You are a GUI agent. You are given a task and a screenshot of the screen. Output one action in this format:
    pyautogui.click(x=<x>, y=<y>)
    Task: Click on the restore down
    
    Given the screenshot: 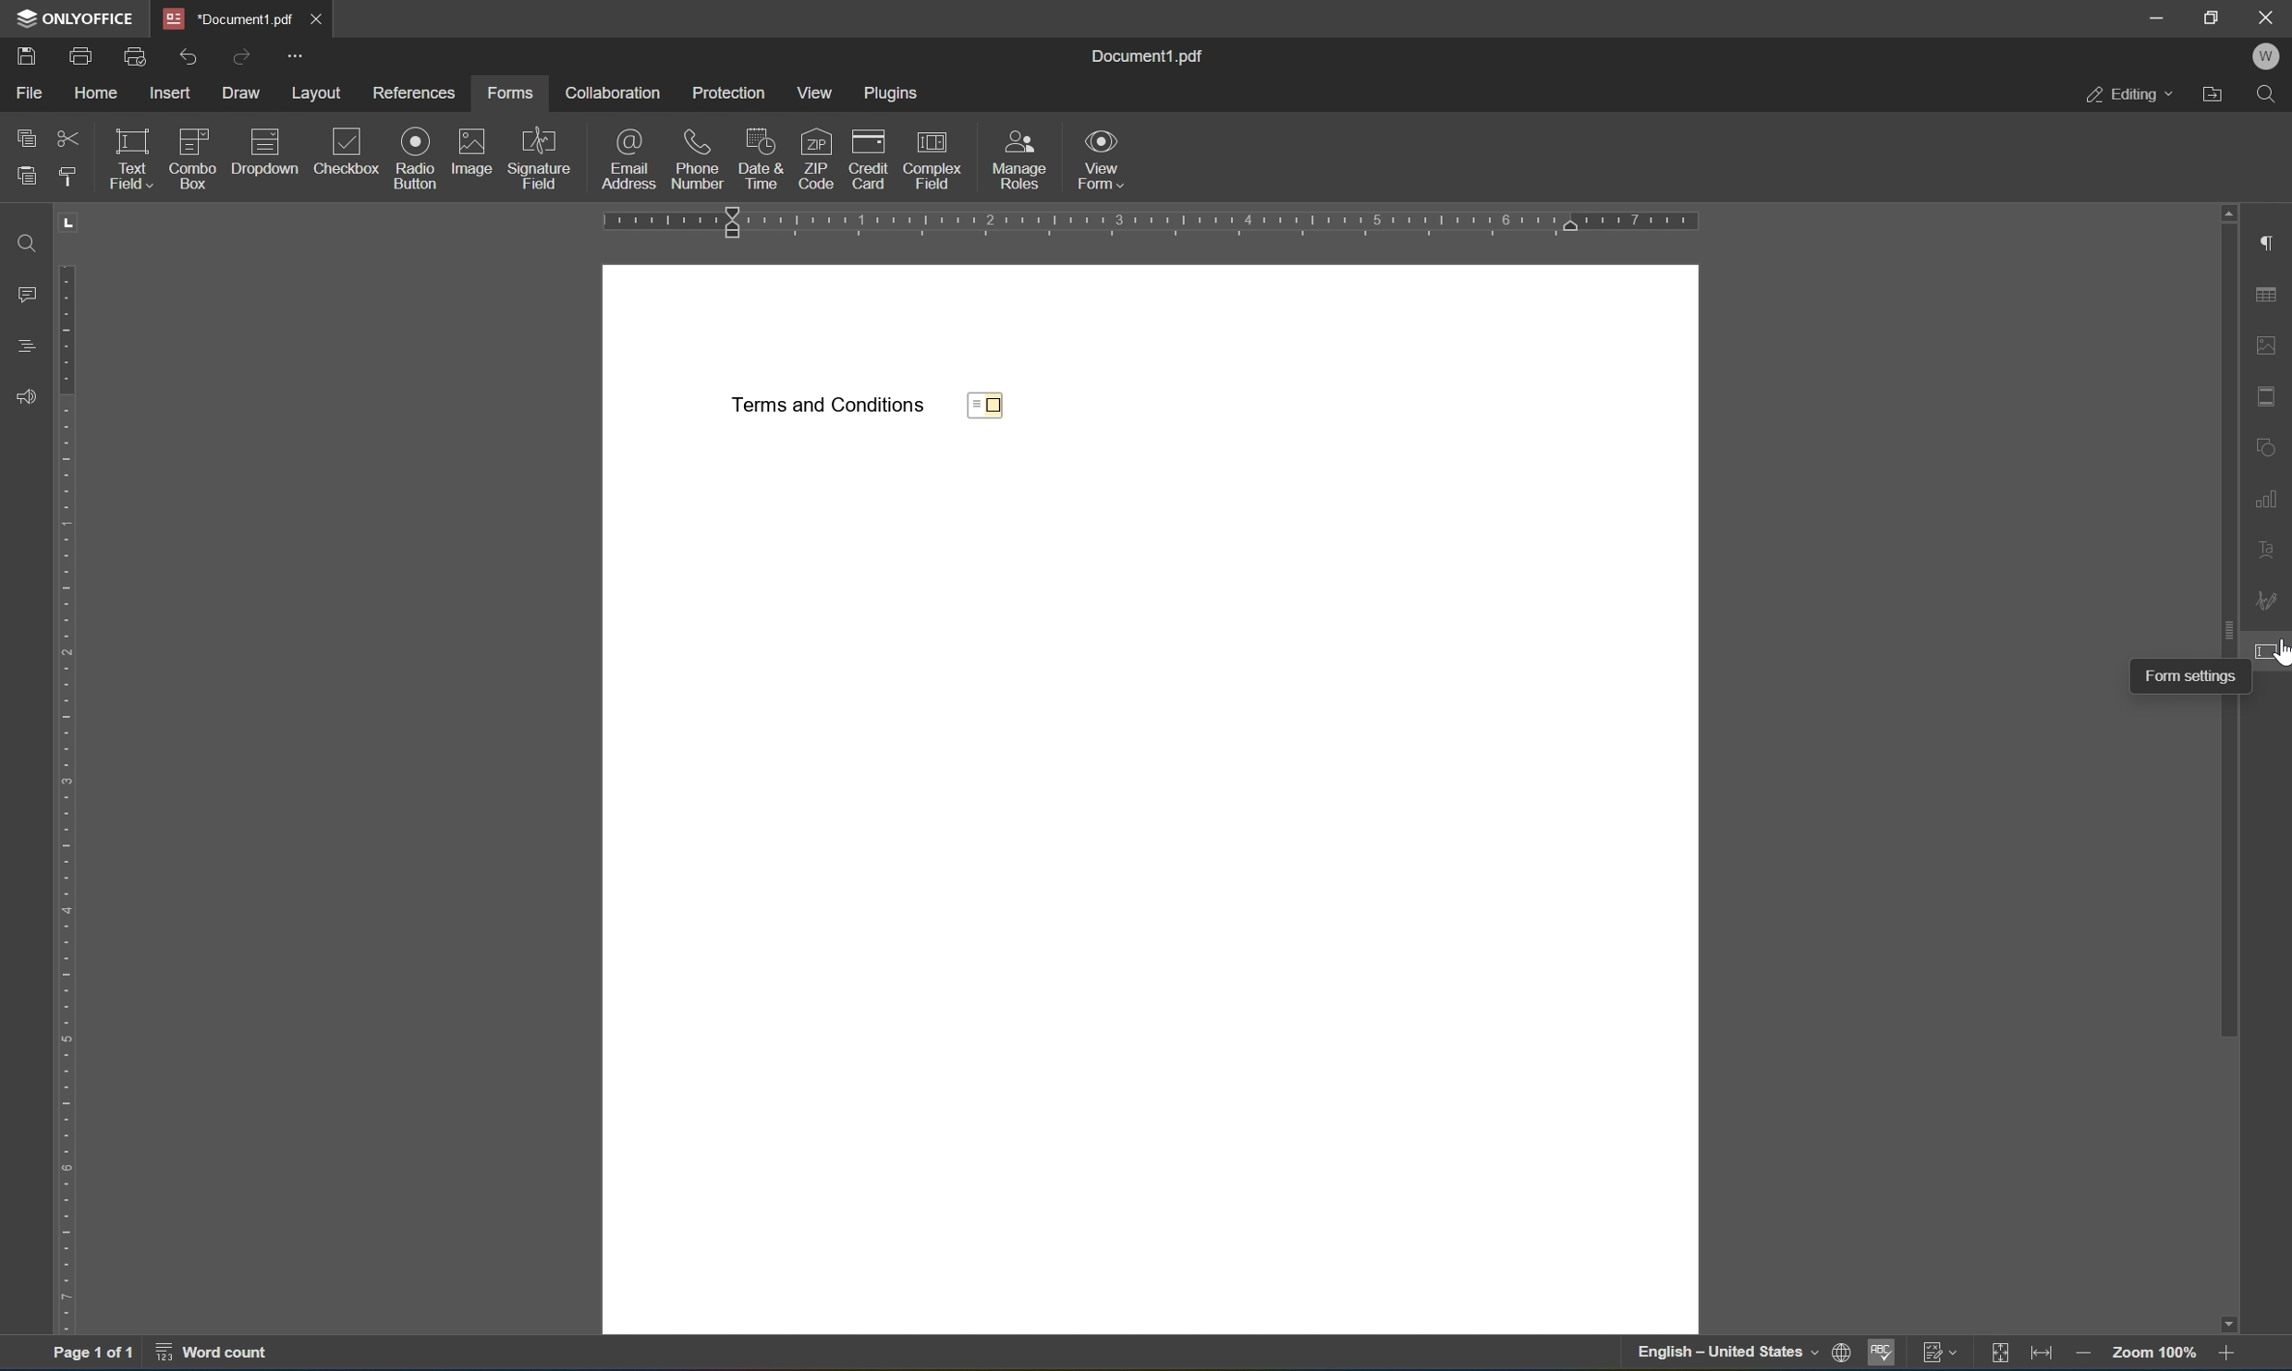 What is the action you would take?
    pyautogui.click(x=2218, y=16)
    